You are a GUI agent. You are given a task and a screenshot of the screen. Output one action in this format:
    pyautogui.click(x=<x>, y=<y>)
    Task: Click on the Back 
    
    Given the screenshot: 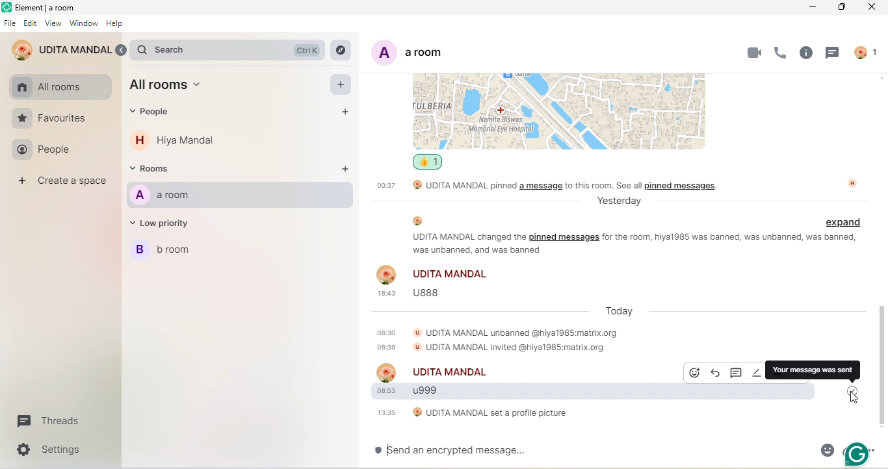 What is the action you would take?
    pyautogui.click(x=124, y=49)
    